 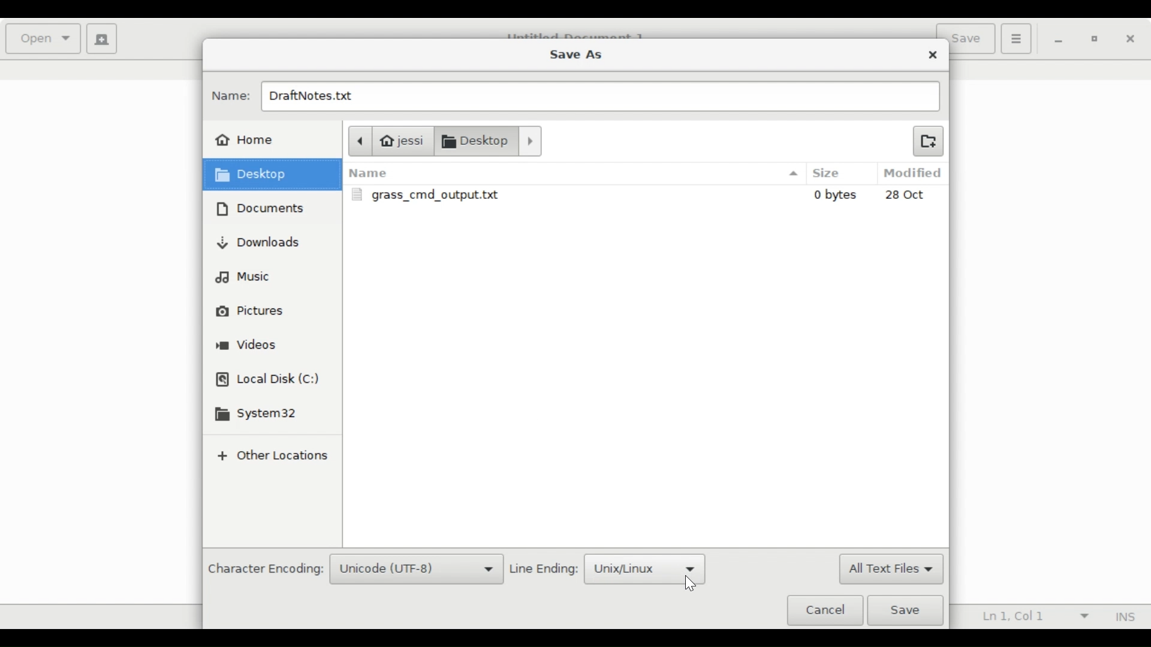 What do you see at coordinates (260, 415) in the screenshot?
I see `System32` at bounding box center [260, 415].